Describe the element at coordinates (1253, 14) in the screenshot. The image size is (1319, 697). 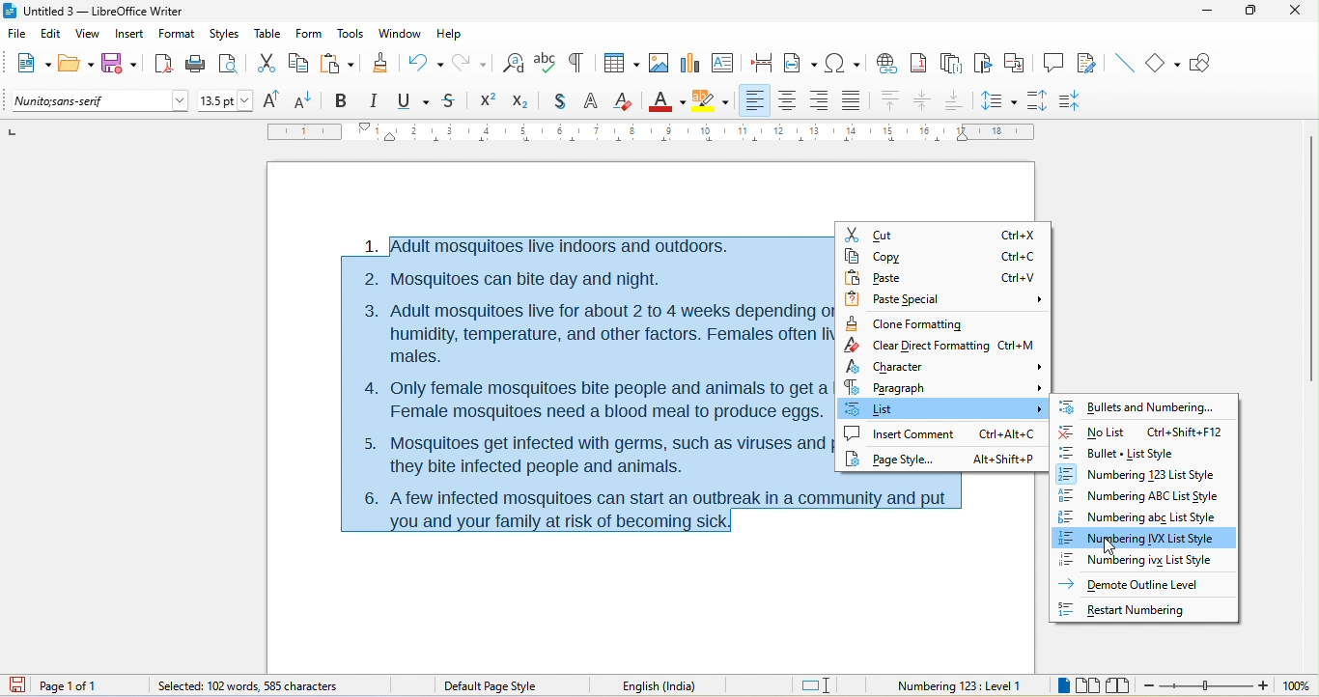
I see `maximize` at that location.